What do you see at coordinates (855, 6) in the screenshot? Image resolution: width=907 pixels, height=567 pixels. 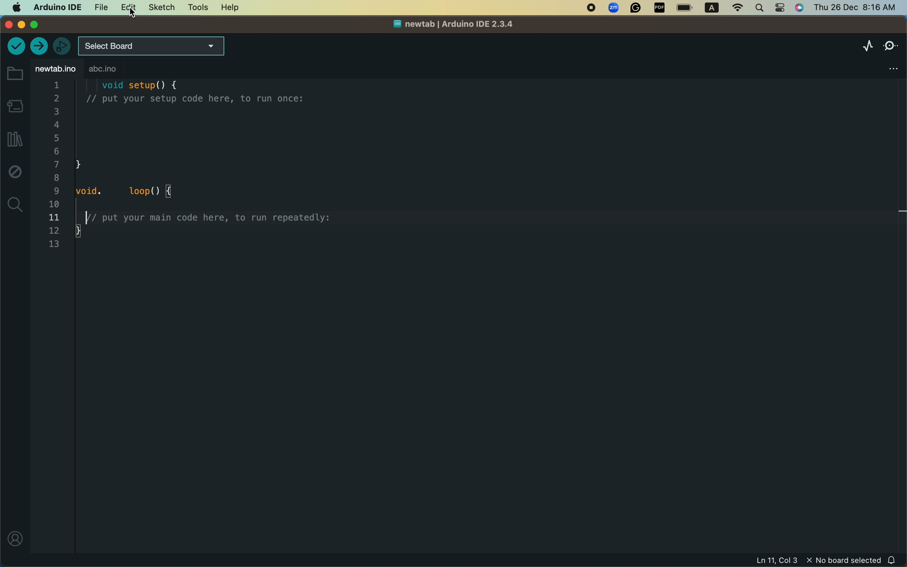 I see `` at bounding box center [855, 6].